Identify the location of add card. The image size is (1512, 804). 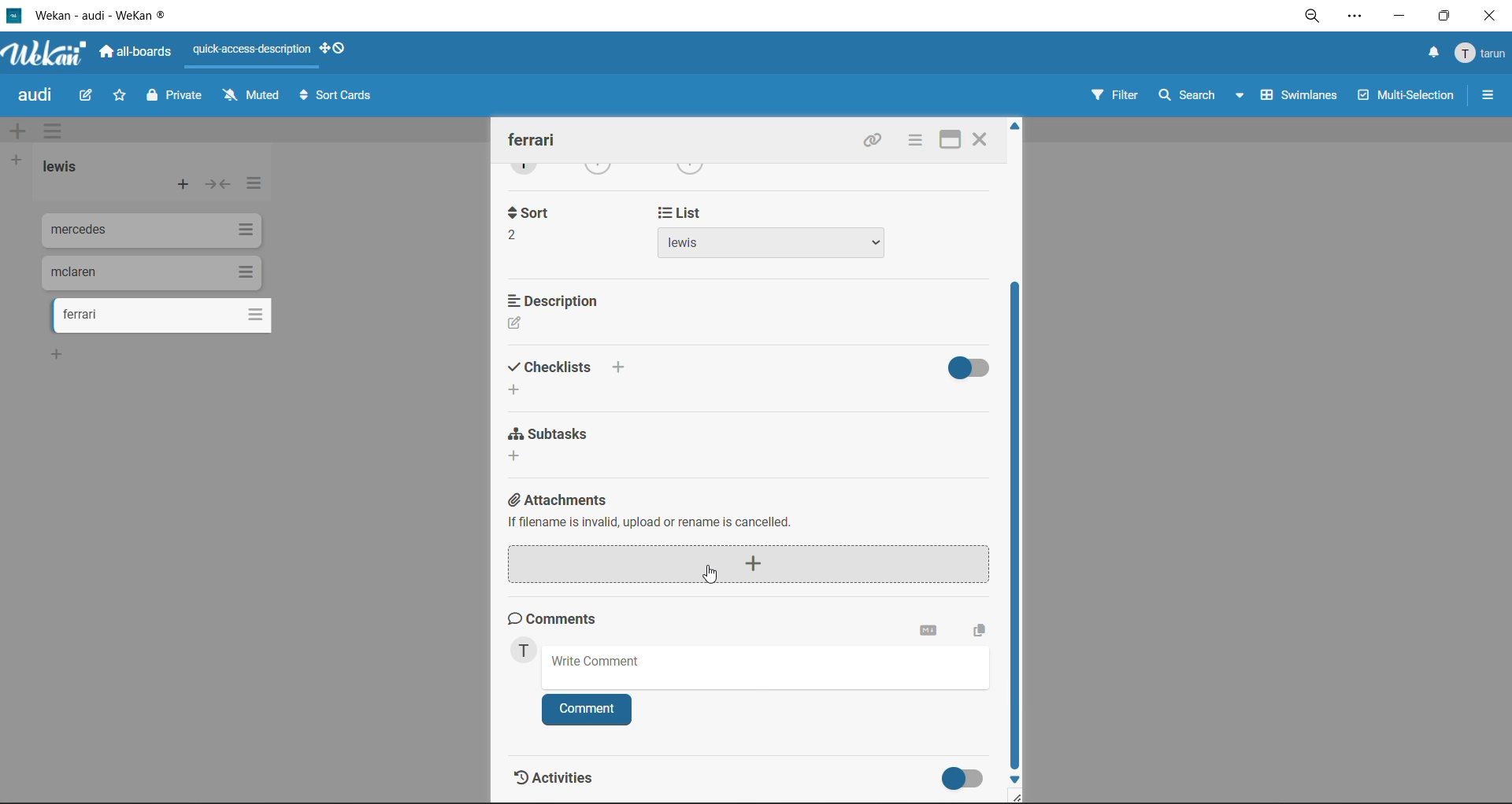
(184, 186).